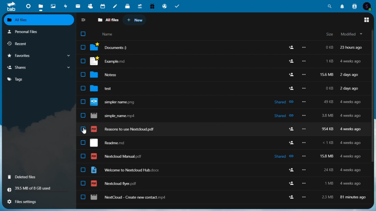 This screenshot has height=211, width=376. What do you see at coordinates (328, 116) in the screenshot?
I see `3.8mb` at bounding box center [328, 116].